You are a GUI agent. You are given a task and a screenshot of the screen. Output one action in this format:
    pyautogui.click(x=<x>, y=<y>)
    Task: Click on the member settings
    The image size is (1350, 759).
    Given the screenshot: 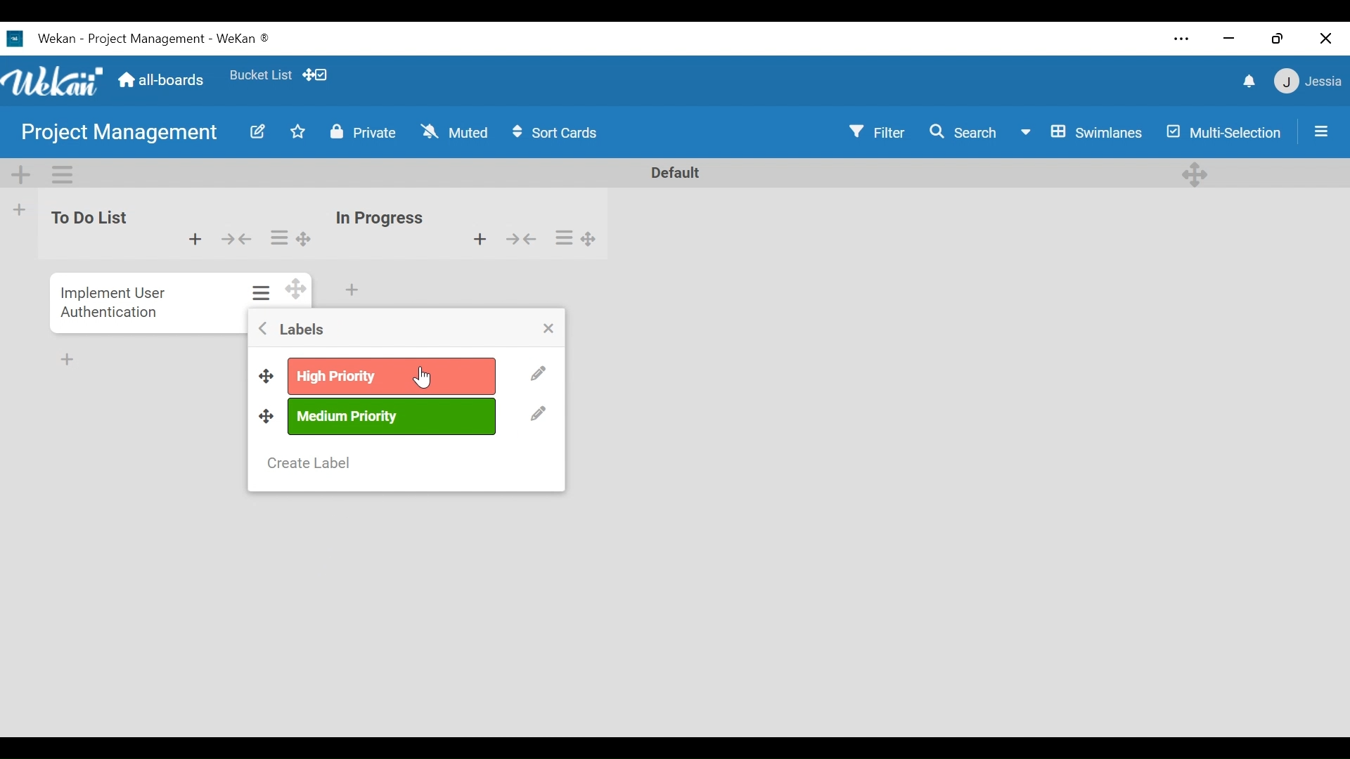 What is the action you would take?
    pyautogui.click(x=1307, y=83)
    